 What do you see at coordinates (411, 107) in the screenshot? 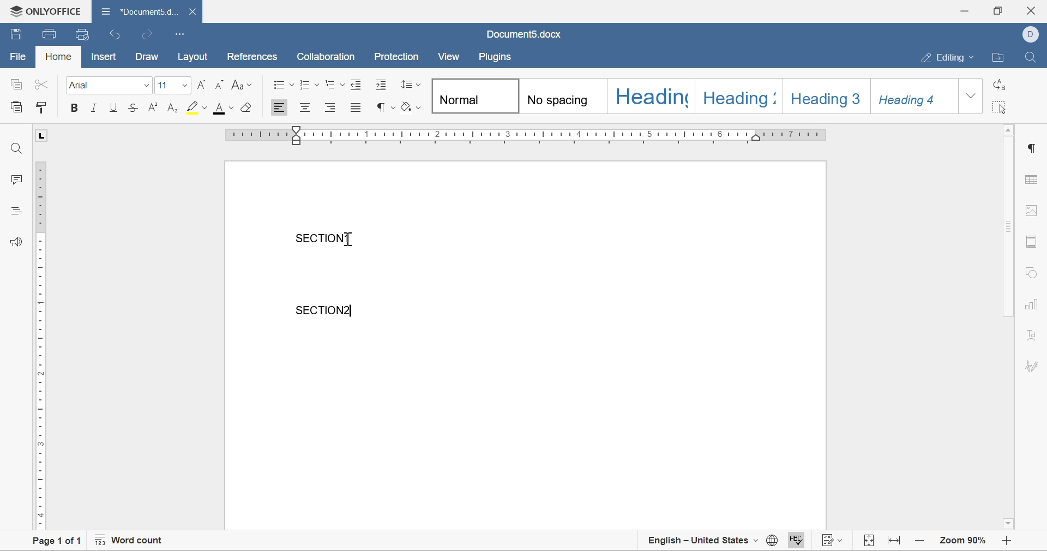
I see `shading` at bounding box center [411, 107].